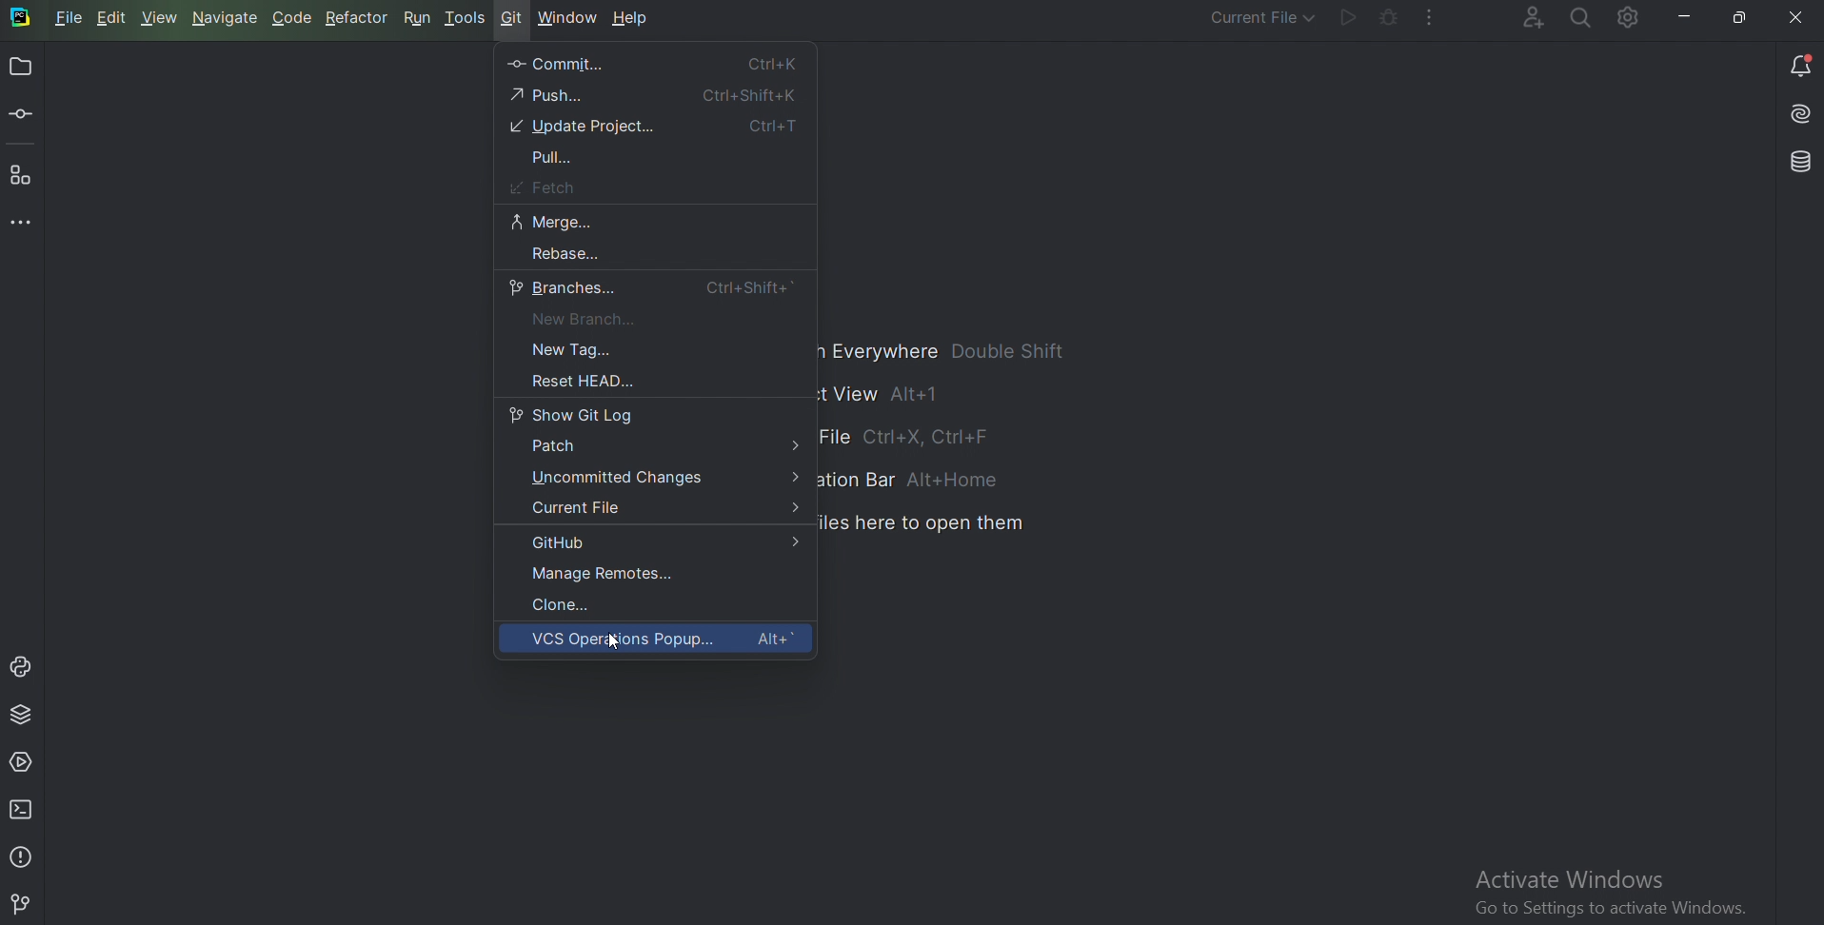 The image size is (1824, 925). Describe the element at coordinates (613, 574) in the screenshot. I see `Manage Remotes` at that location.